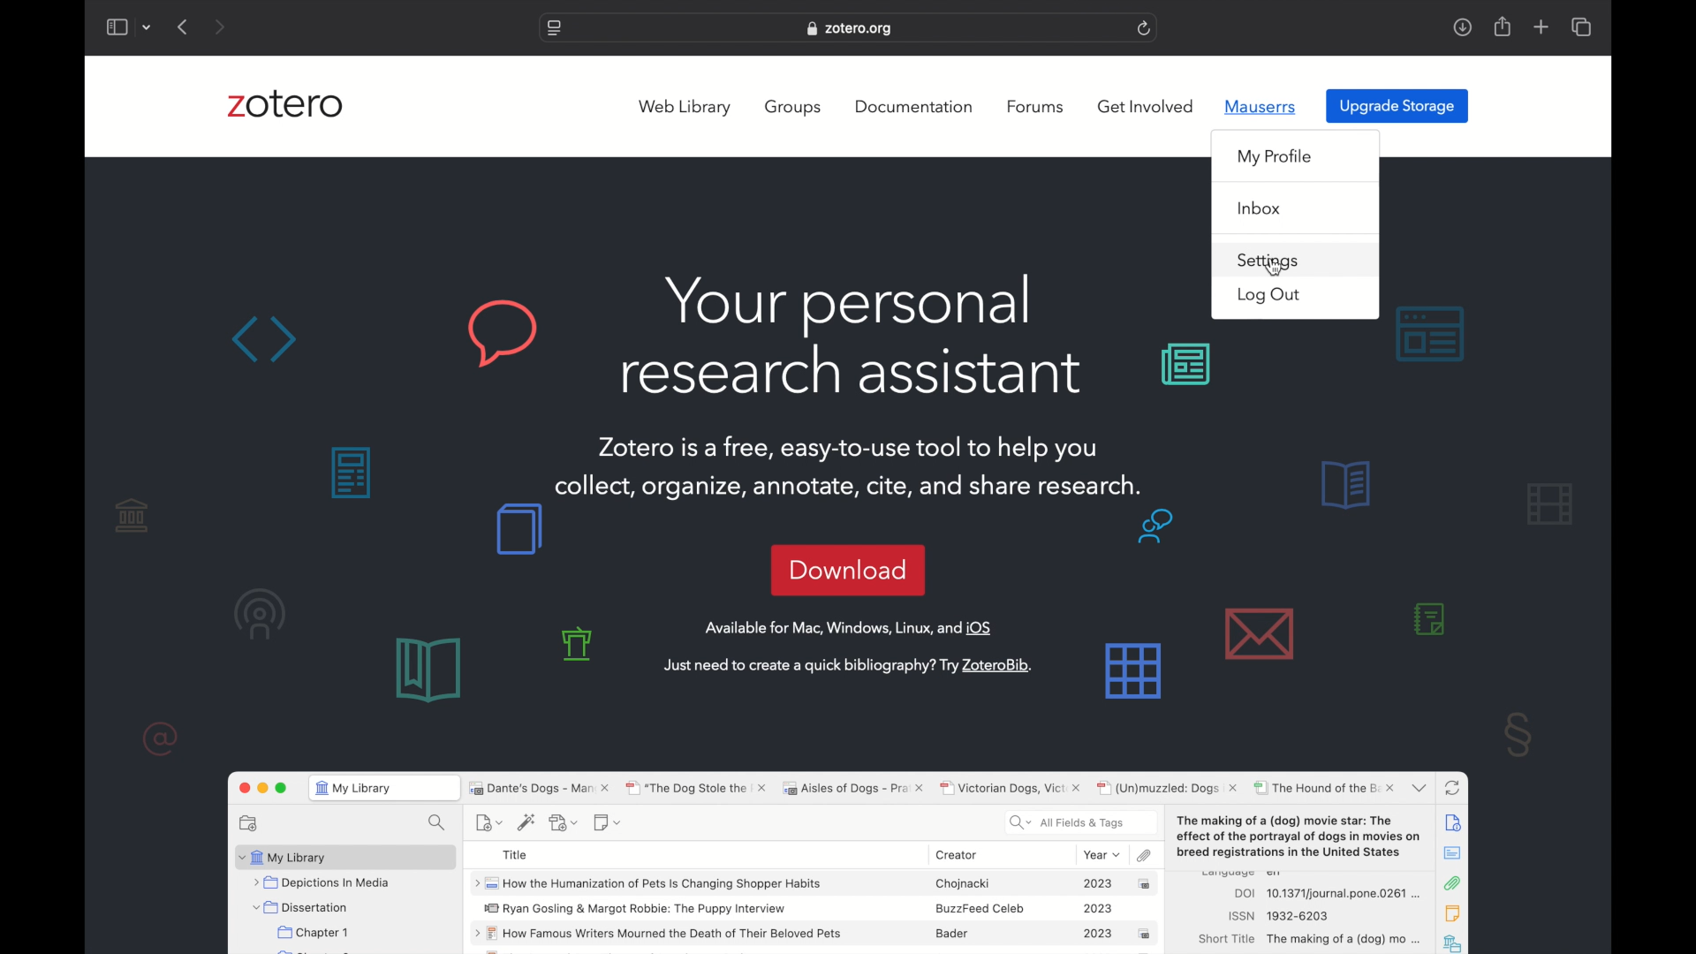 This screenshot has width=1696, height=954. Describe the element at coordinates (1260, 107) in the screenshot. I see `mauserrs` at that location.